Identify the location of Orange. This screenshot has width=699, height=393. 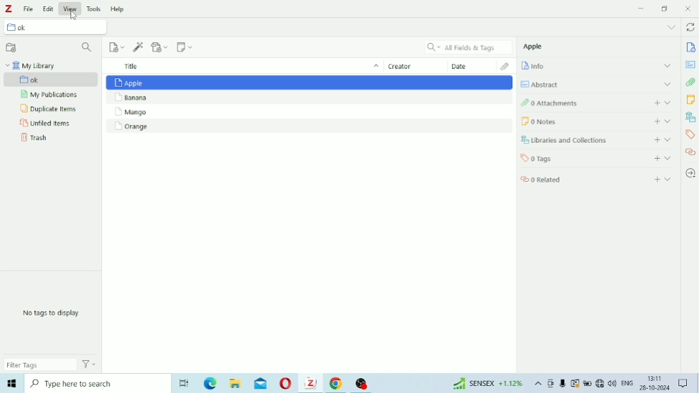
(309, 127).